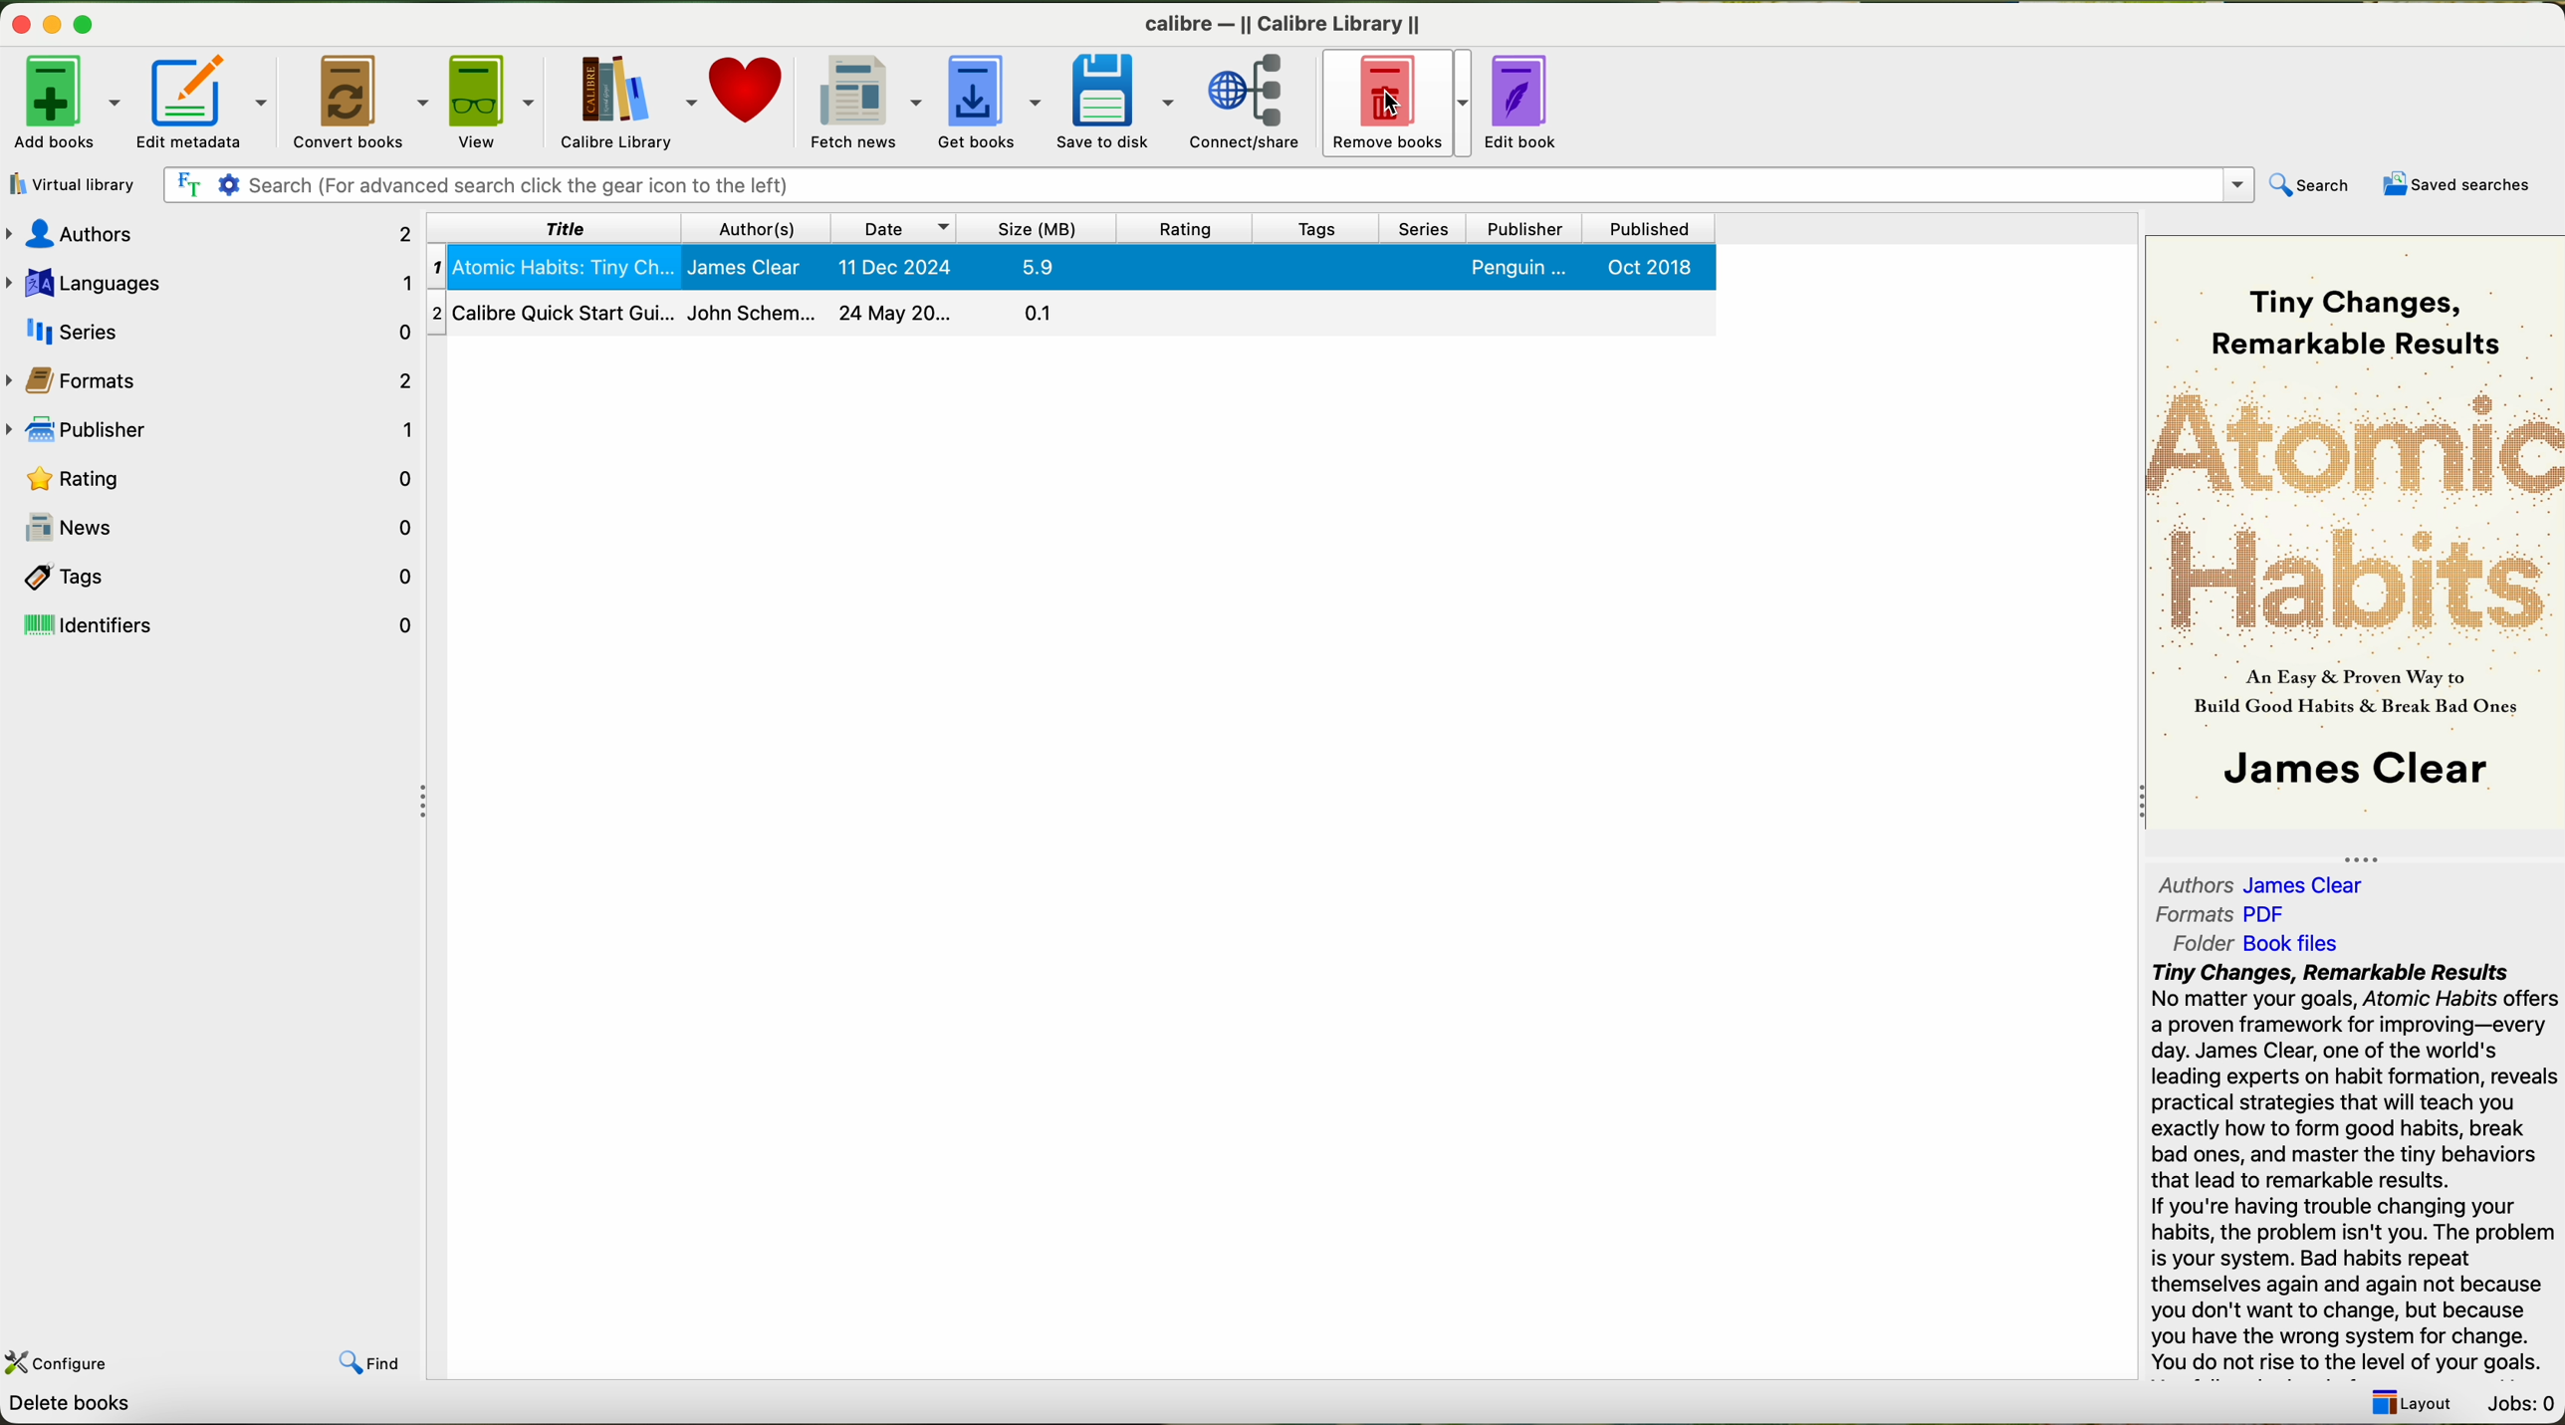 This screenshot has height=1425, width=2565. I want to click on layout, so click(2418, 1404).